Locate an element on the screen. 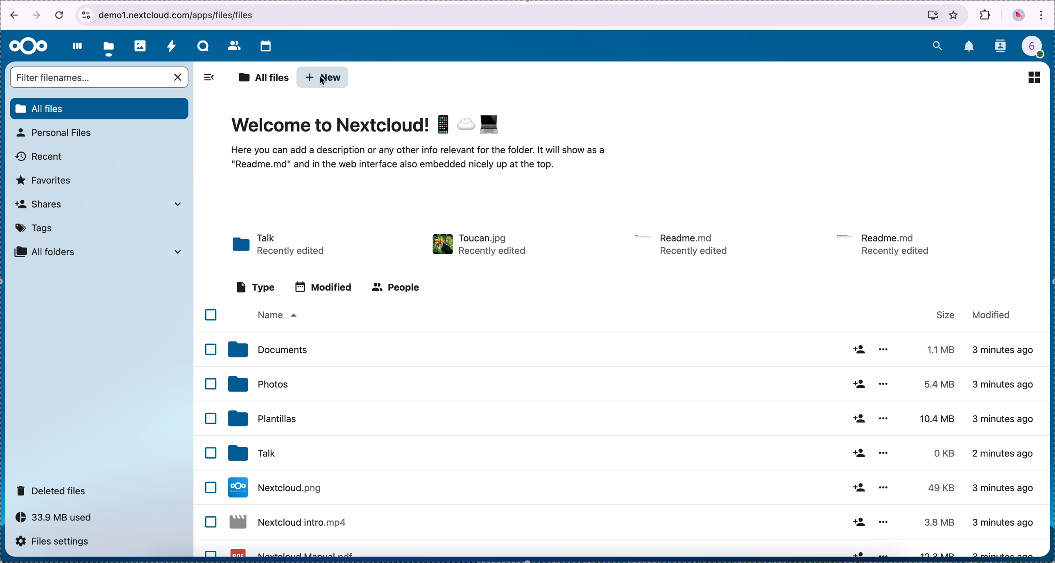 Image resolution: width=1055 pixels, height=563 pixels. readme file is located at coordinates (683, 243).